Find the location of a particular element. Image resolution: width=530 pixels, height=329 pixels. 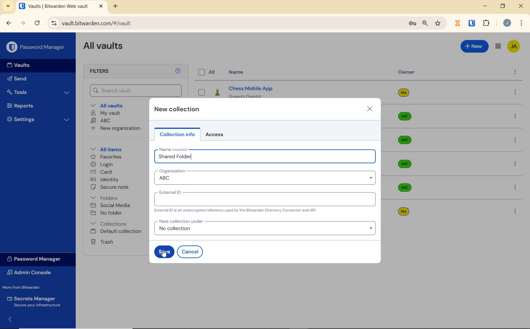

Reports is located at coordinates (24, 105).